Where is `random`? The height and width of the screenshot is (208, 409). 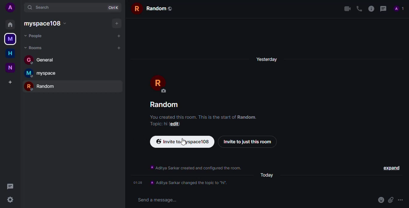 random is located at coordinates (164, 104).